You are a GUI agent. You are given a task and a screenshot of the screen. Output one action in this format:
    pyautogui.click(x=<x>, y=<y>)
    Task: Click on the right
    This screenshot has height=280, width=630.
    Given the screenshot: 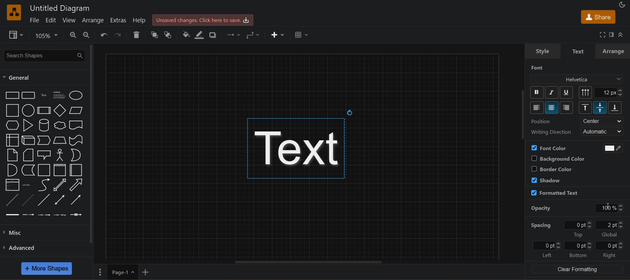 What is the action you would take?
    pyautogui.click(x=610, y=256)
    